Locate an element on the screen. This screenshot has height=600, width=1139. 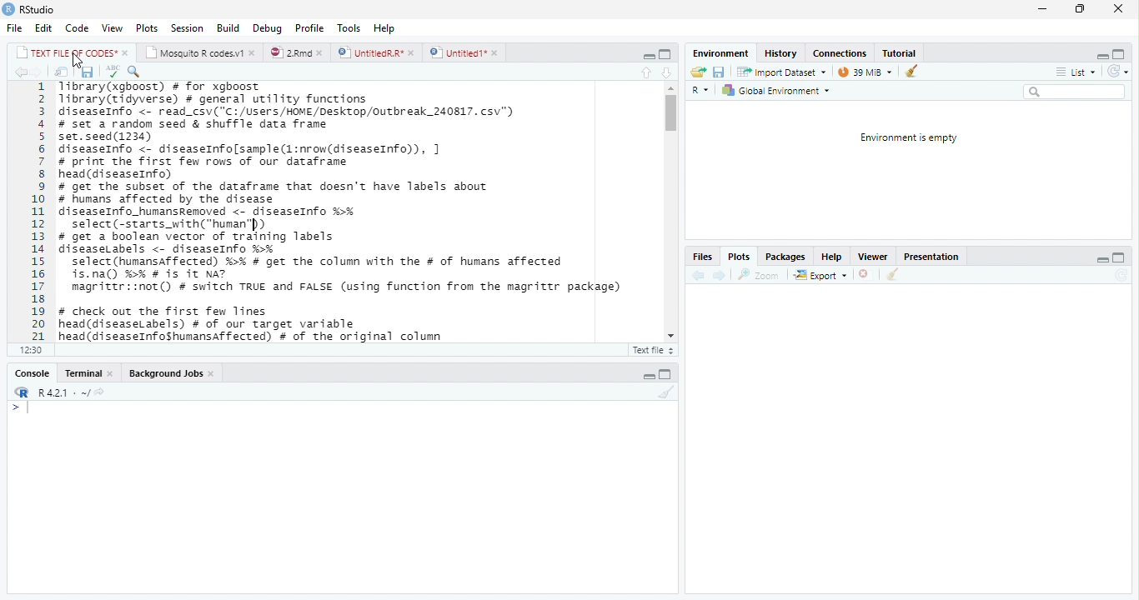
Console is located at coordinates (33, 372).